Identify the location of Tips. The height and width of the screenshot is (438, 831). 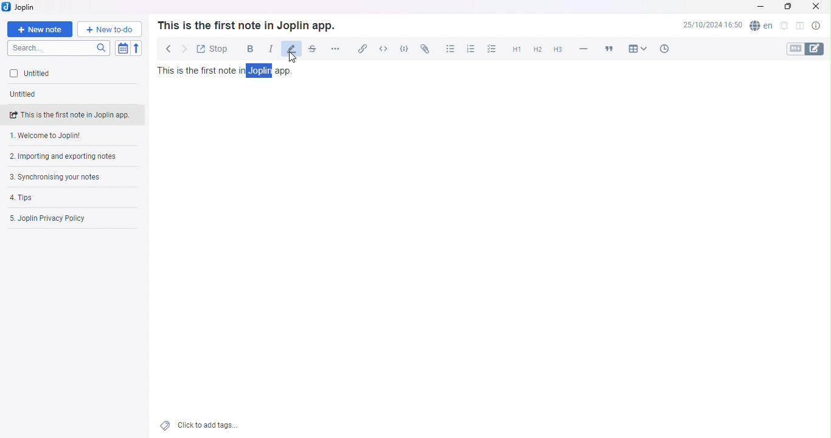
(57, 198).